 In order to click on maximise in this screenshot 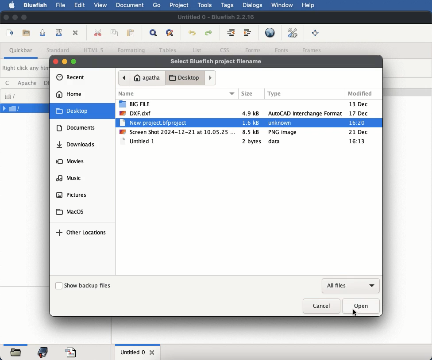, I will do `click(73, 60)`.